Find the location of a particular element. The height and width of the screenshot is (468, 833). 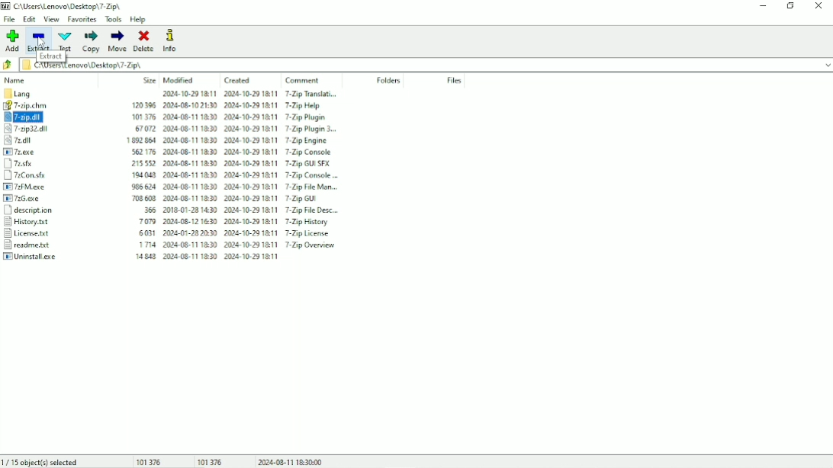

Lang is located at coordinates (42, 93).